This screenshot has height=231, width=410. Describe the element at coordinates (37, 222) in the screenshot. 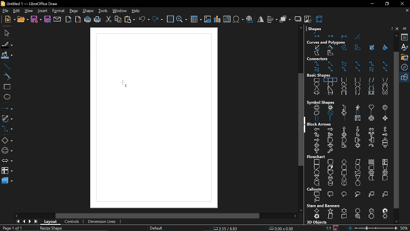

I see `go to last page` at that location.